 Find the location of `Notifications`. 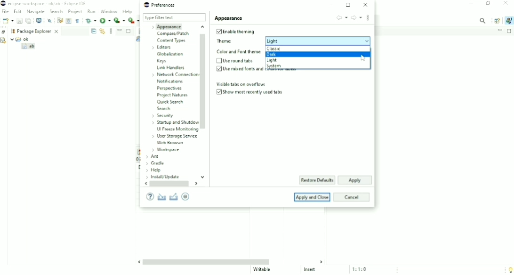

Notifications is located at coordinates (171, 82).